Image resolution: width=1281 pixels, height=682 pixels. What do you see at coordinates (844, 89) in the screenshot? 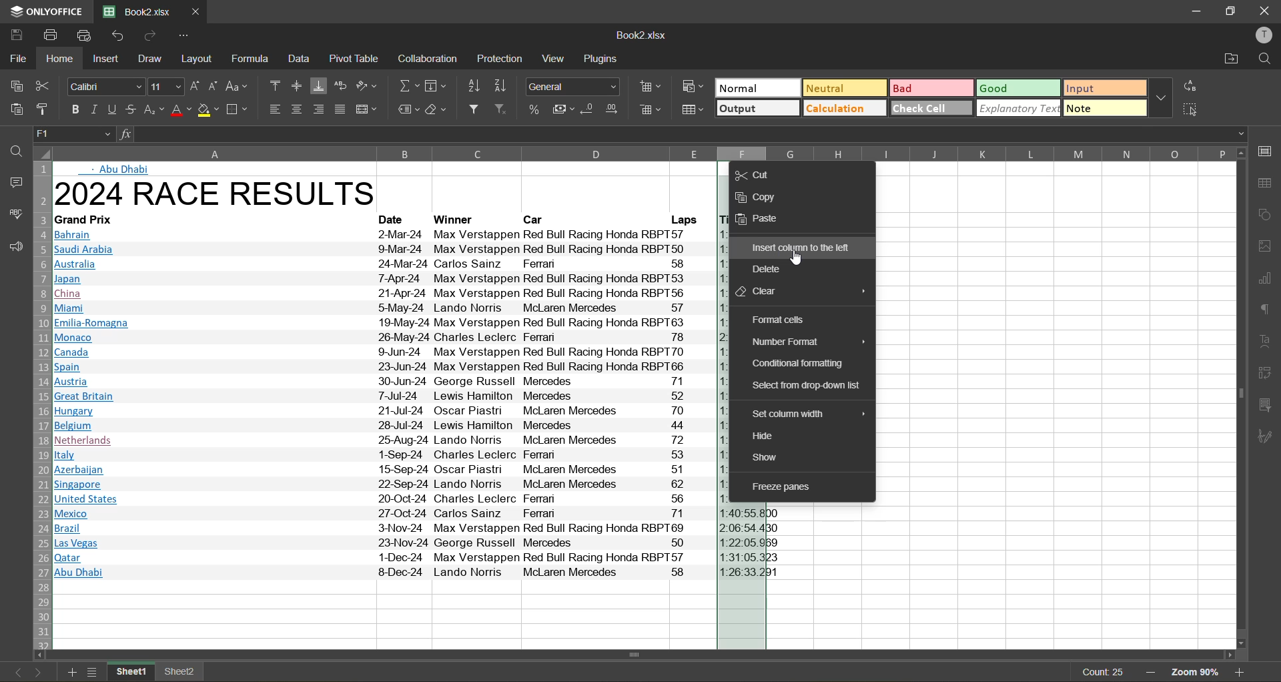
I see `neutral` at bounding box center [844, 89].